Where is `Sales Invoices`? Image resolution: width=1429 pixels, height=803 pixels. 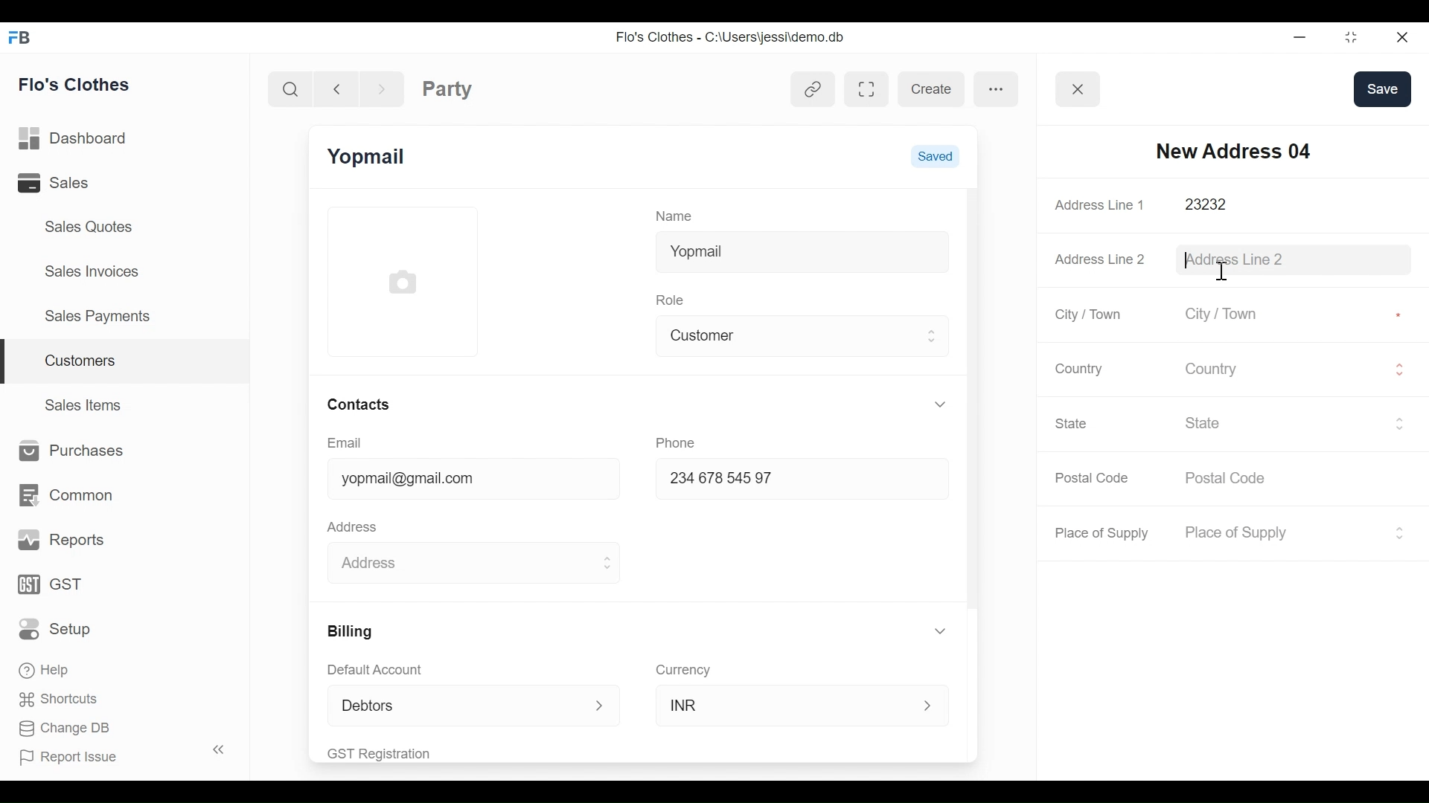 Sales Invoices is located at coordinates (94, 270).